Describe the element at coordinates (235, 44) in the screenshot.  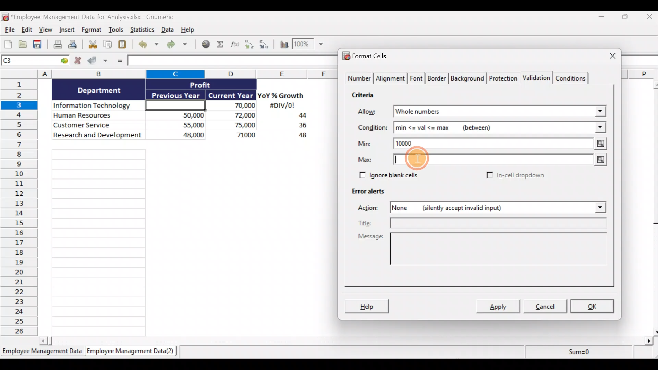
I see `Edit a function in the current cell` at that location.